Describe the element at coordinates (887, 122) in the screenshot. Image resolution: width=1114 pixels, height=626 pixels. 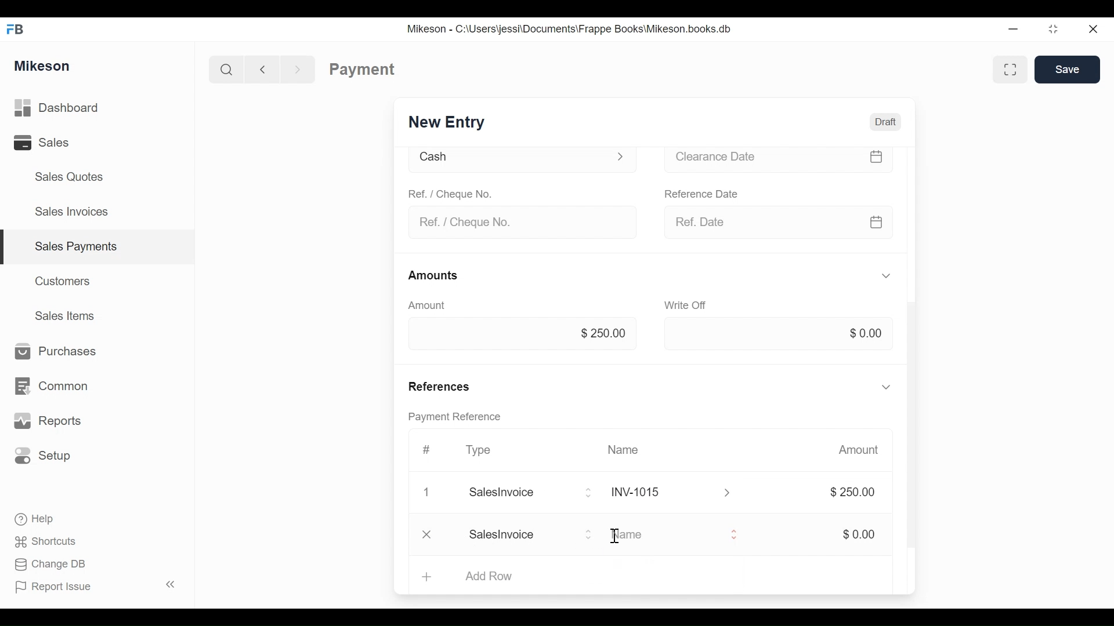
I see `Draft` at that location.